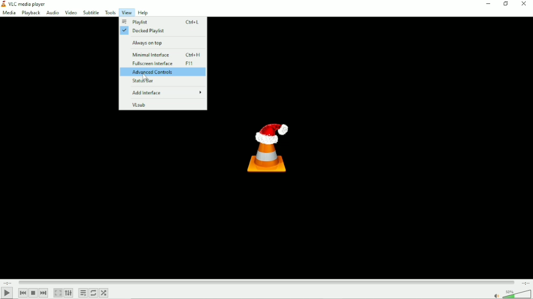  What do you see at coordinates (266, 281) in the screenshot?
I see `Play duration` at bounding box center [266, 281].